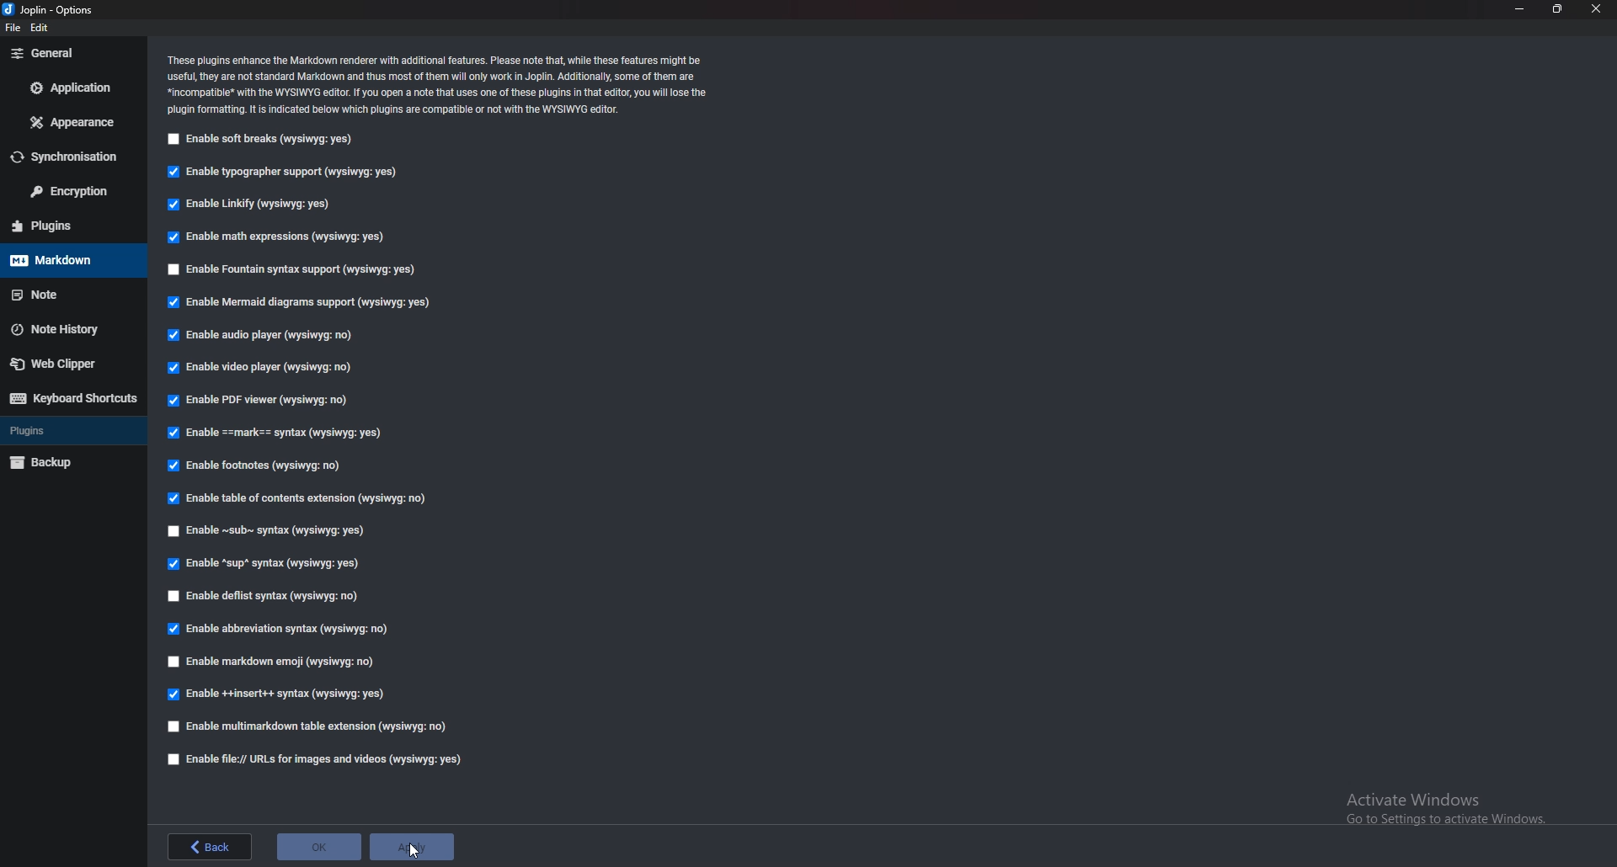  Describe the element at coordinates (268, 663) in the screenshot. I see `enable markdown emoji` at that location.